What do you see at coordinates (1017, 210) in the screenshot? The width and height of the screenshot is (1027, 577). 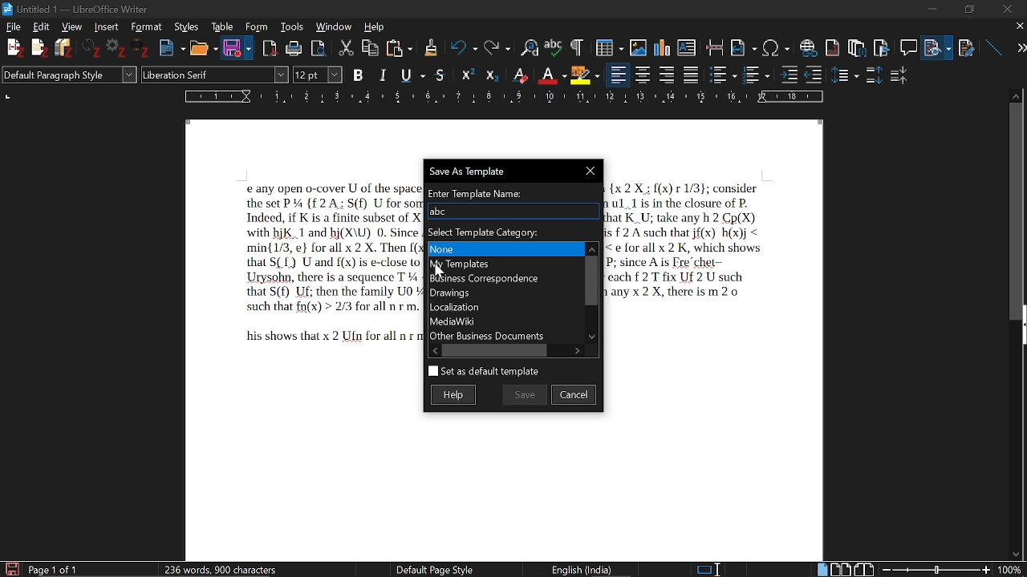 I see `vertical scroll bar` at bounding box center [1017, 210].